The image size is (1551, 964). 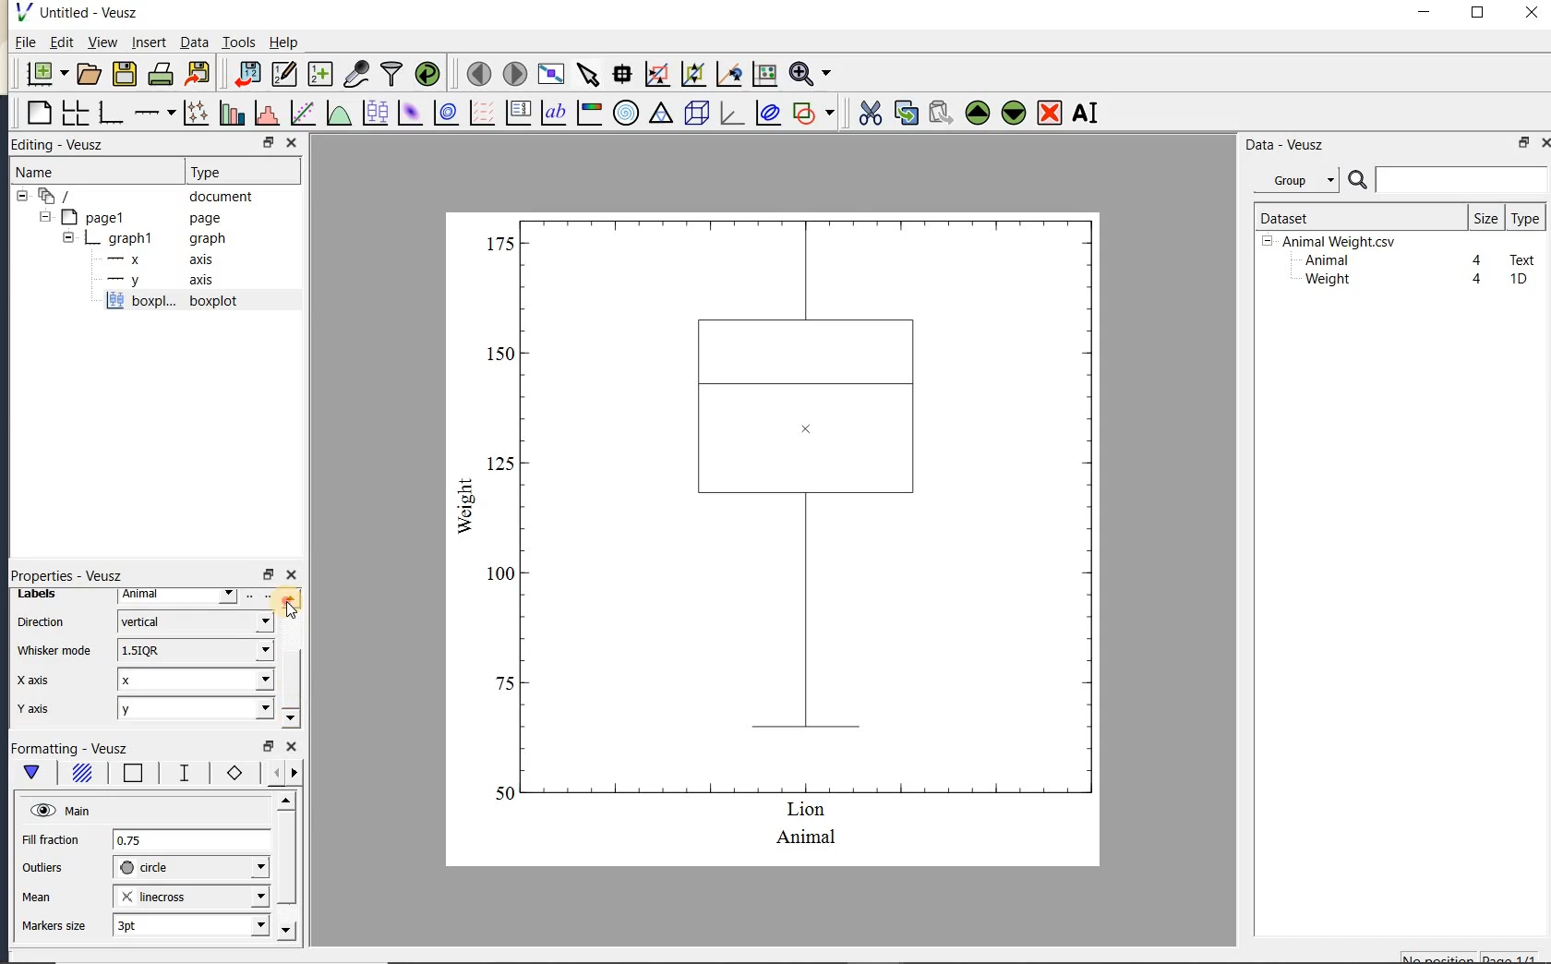 What do you see at coordinates (266, 113) in the screenshot?
I see `histogram of a dataset` at bounding box center [266, 113].